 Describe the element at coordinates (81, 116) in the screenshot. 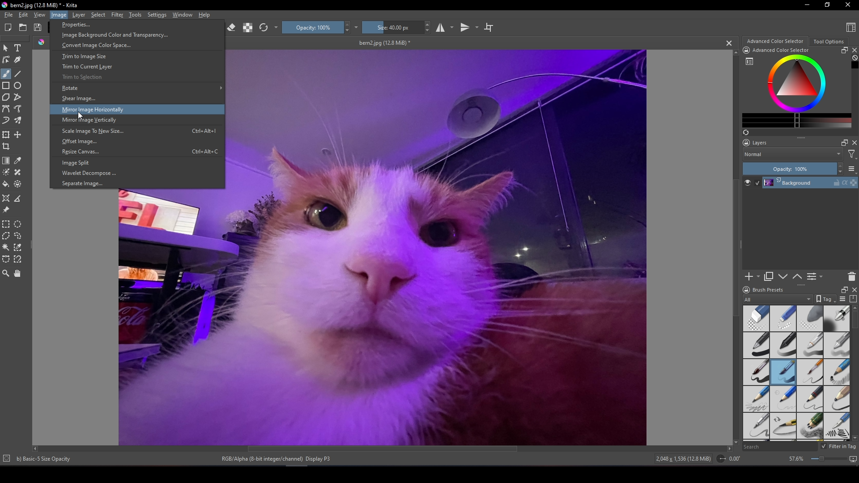

I see `cursor` at that location.